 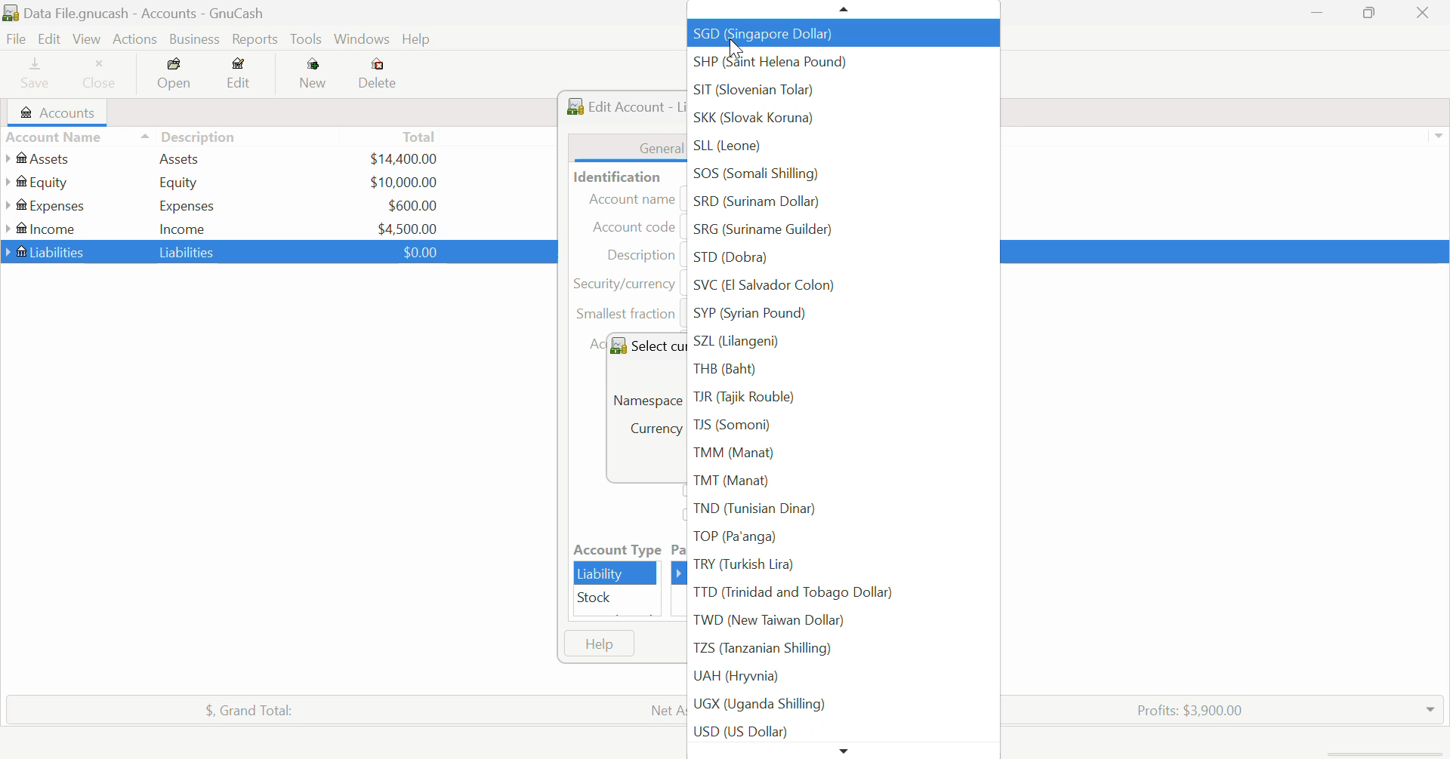 I want to click on Expenses, so click(x=187, y=205).